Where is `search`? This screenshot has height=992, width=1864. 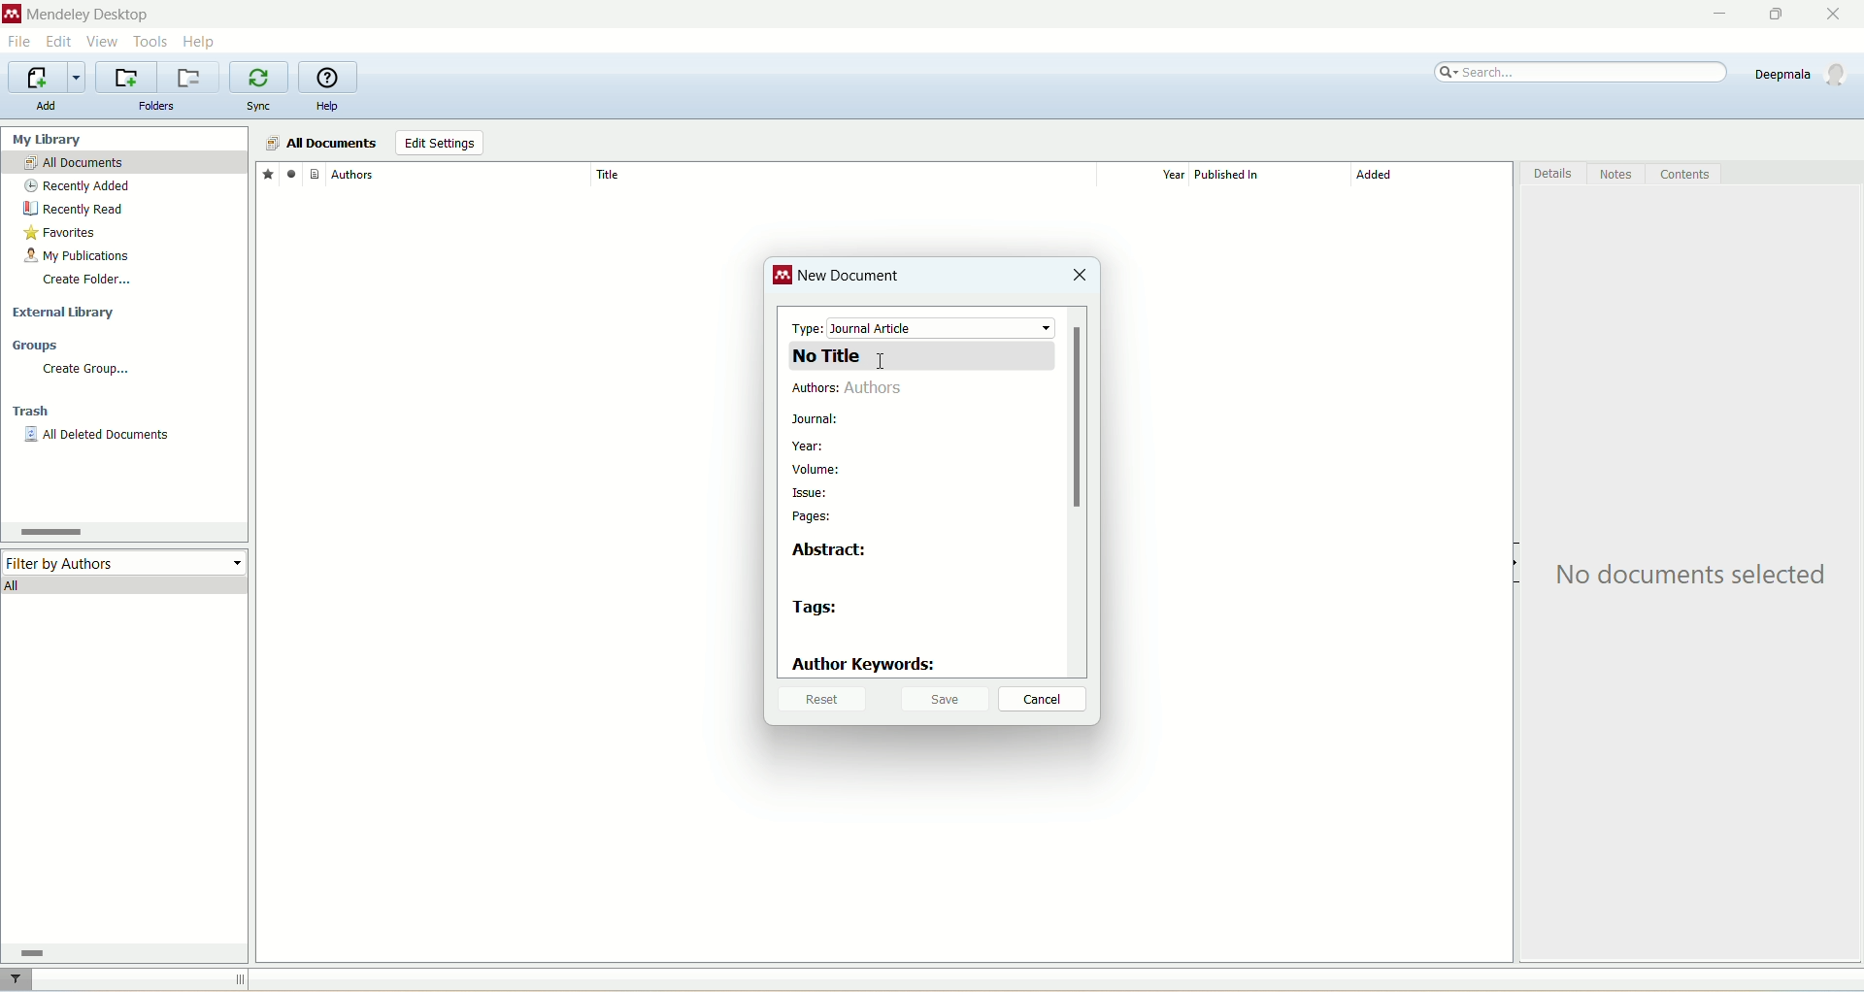
search is located at coordinates (1582, 73).